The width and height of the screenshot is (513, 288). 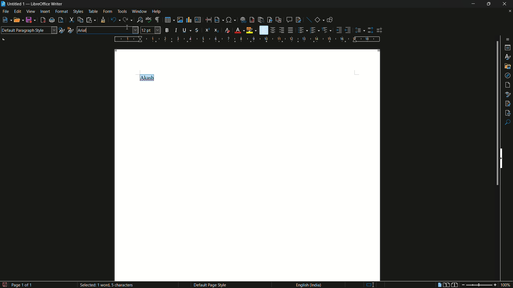 I want to click on view menu, so click(x=31, y=11).